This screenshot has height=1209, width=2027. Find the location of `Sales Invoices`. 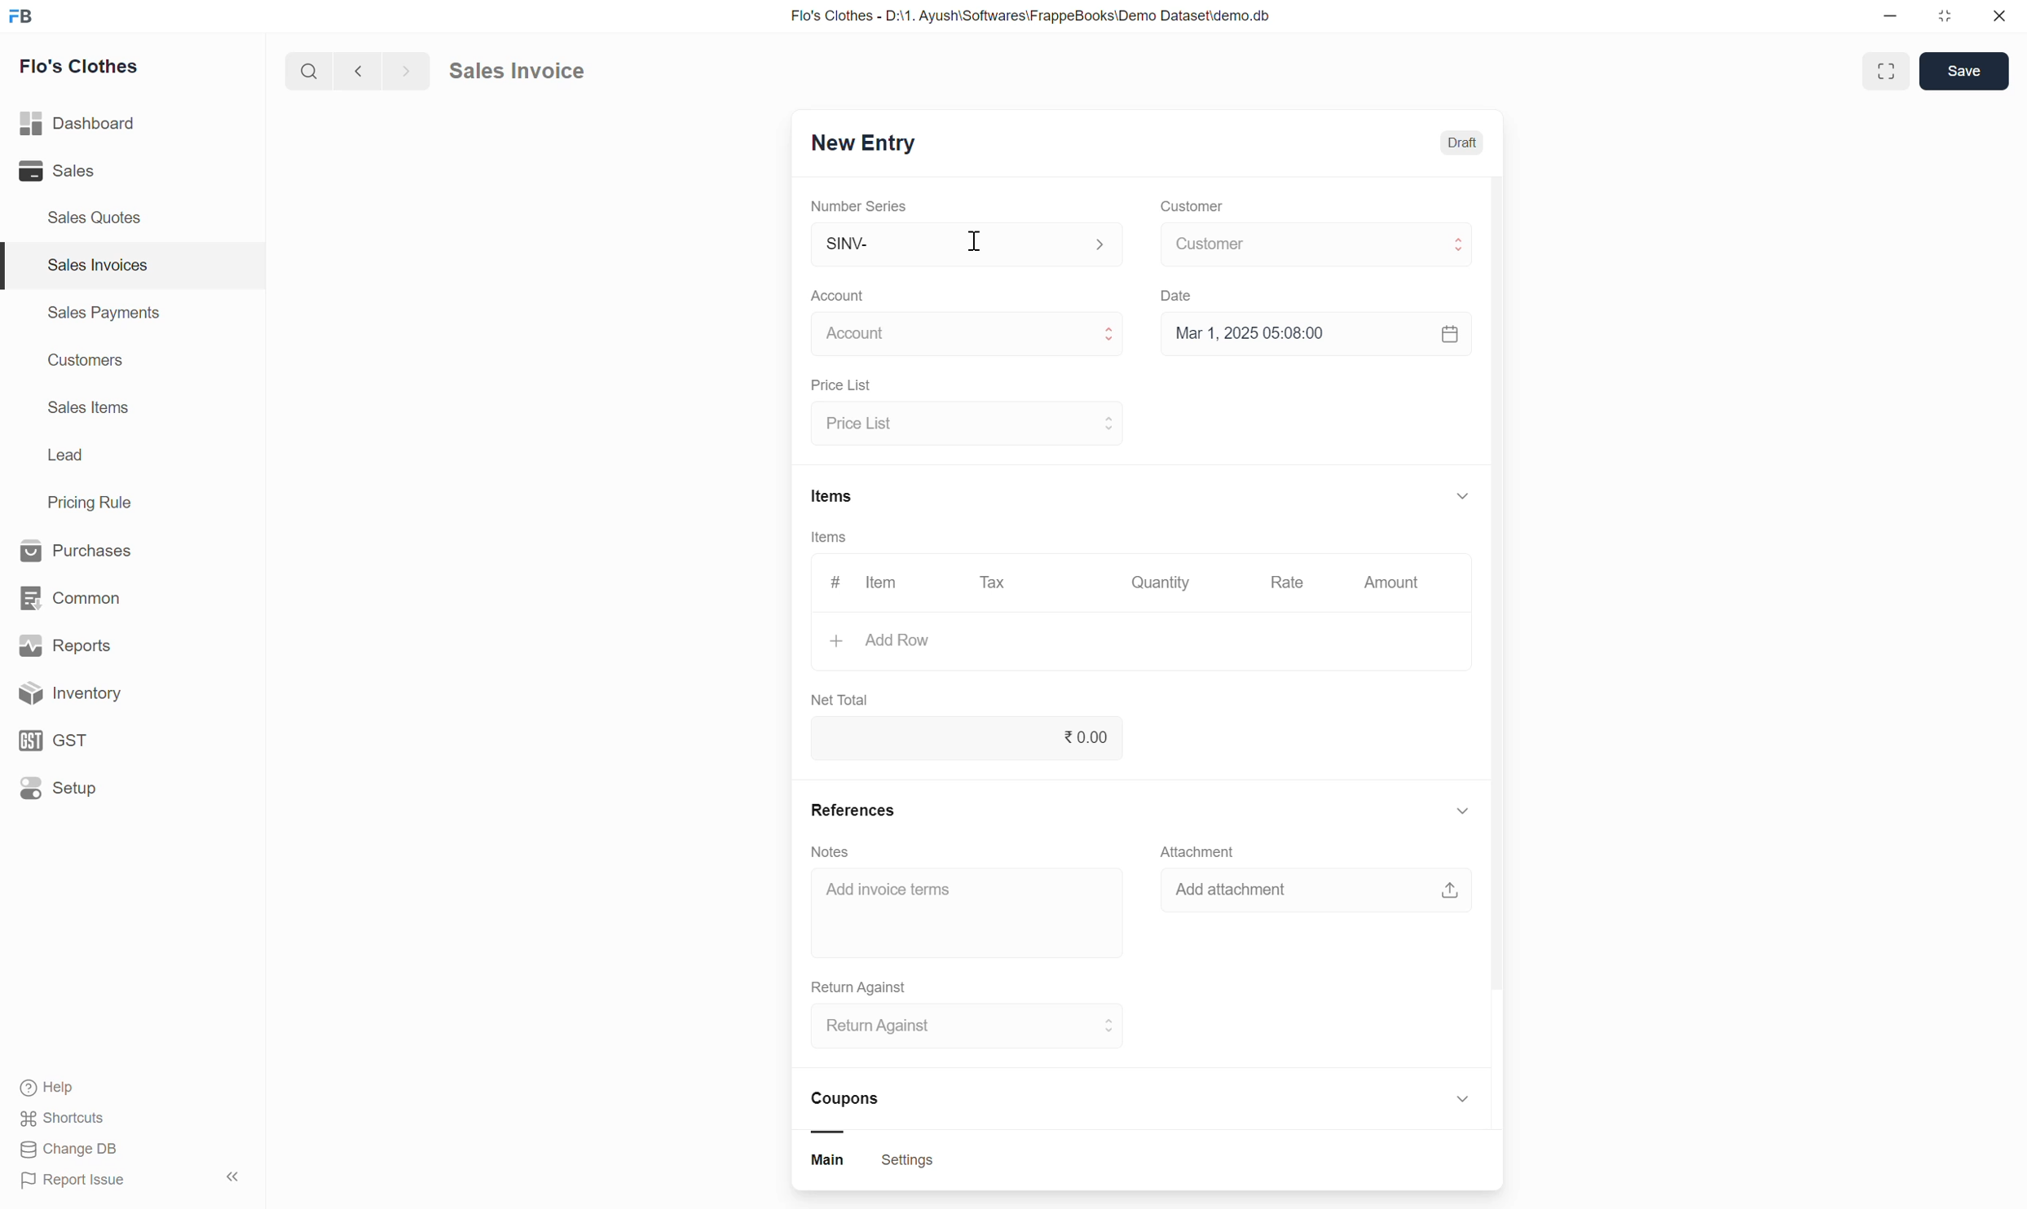

Sales Invoices is located at coordinates (95, 265).